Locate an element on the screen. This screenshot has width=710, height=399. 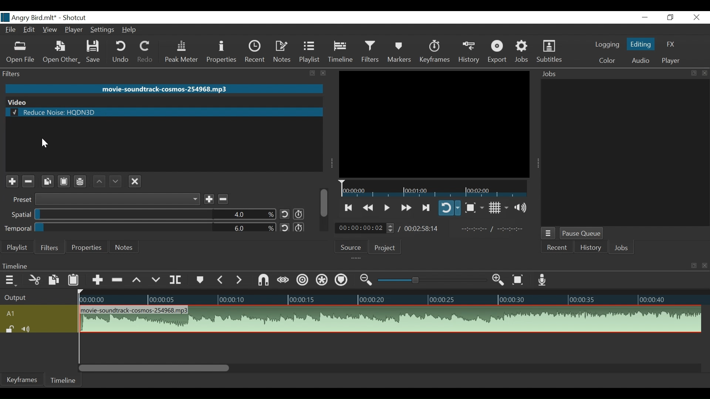
resize is located at coordinates (311, 73).